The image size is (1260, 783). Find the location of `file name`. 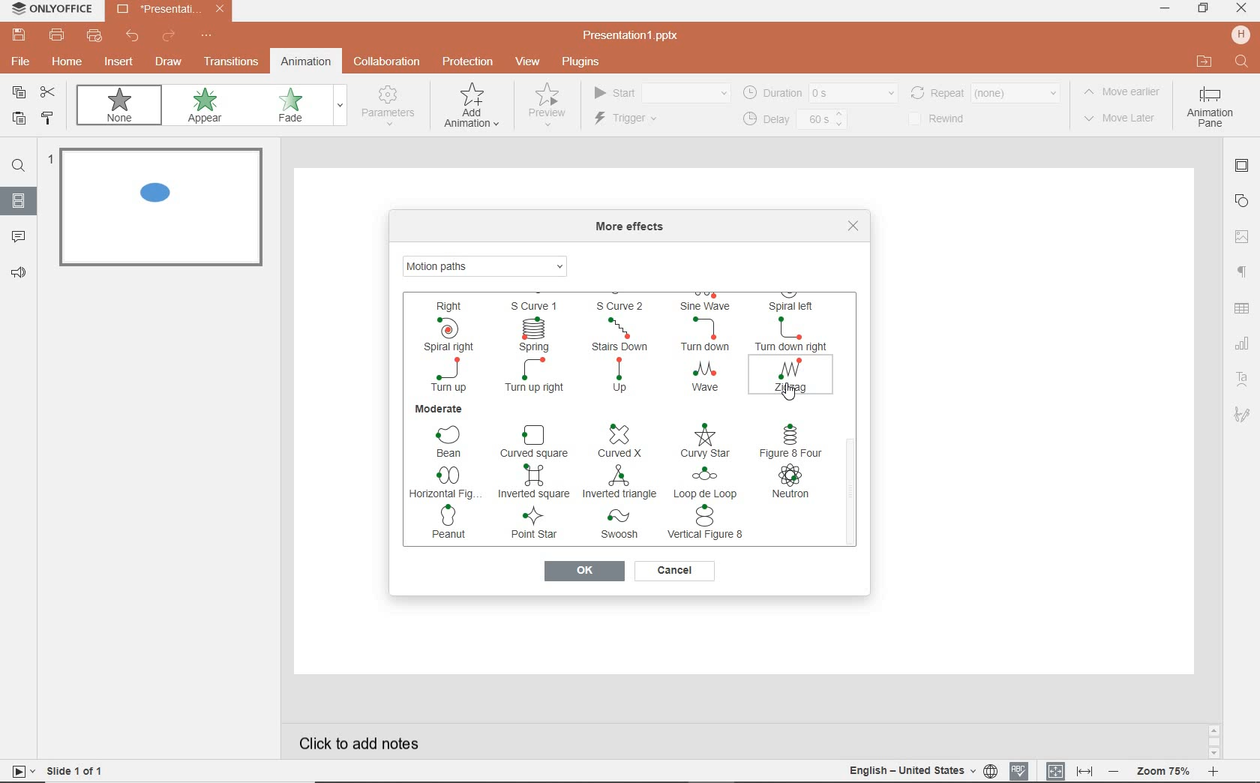

file name is located at coordinates (636, 36).